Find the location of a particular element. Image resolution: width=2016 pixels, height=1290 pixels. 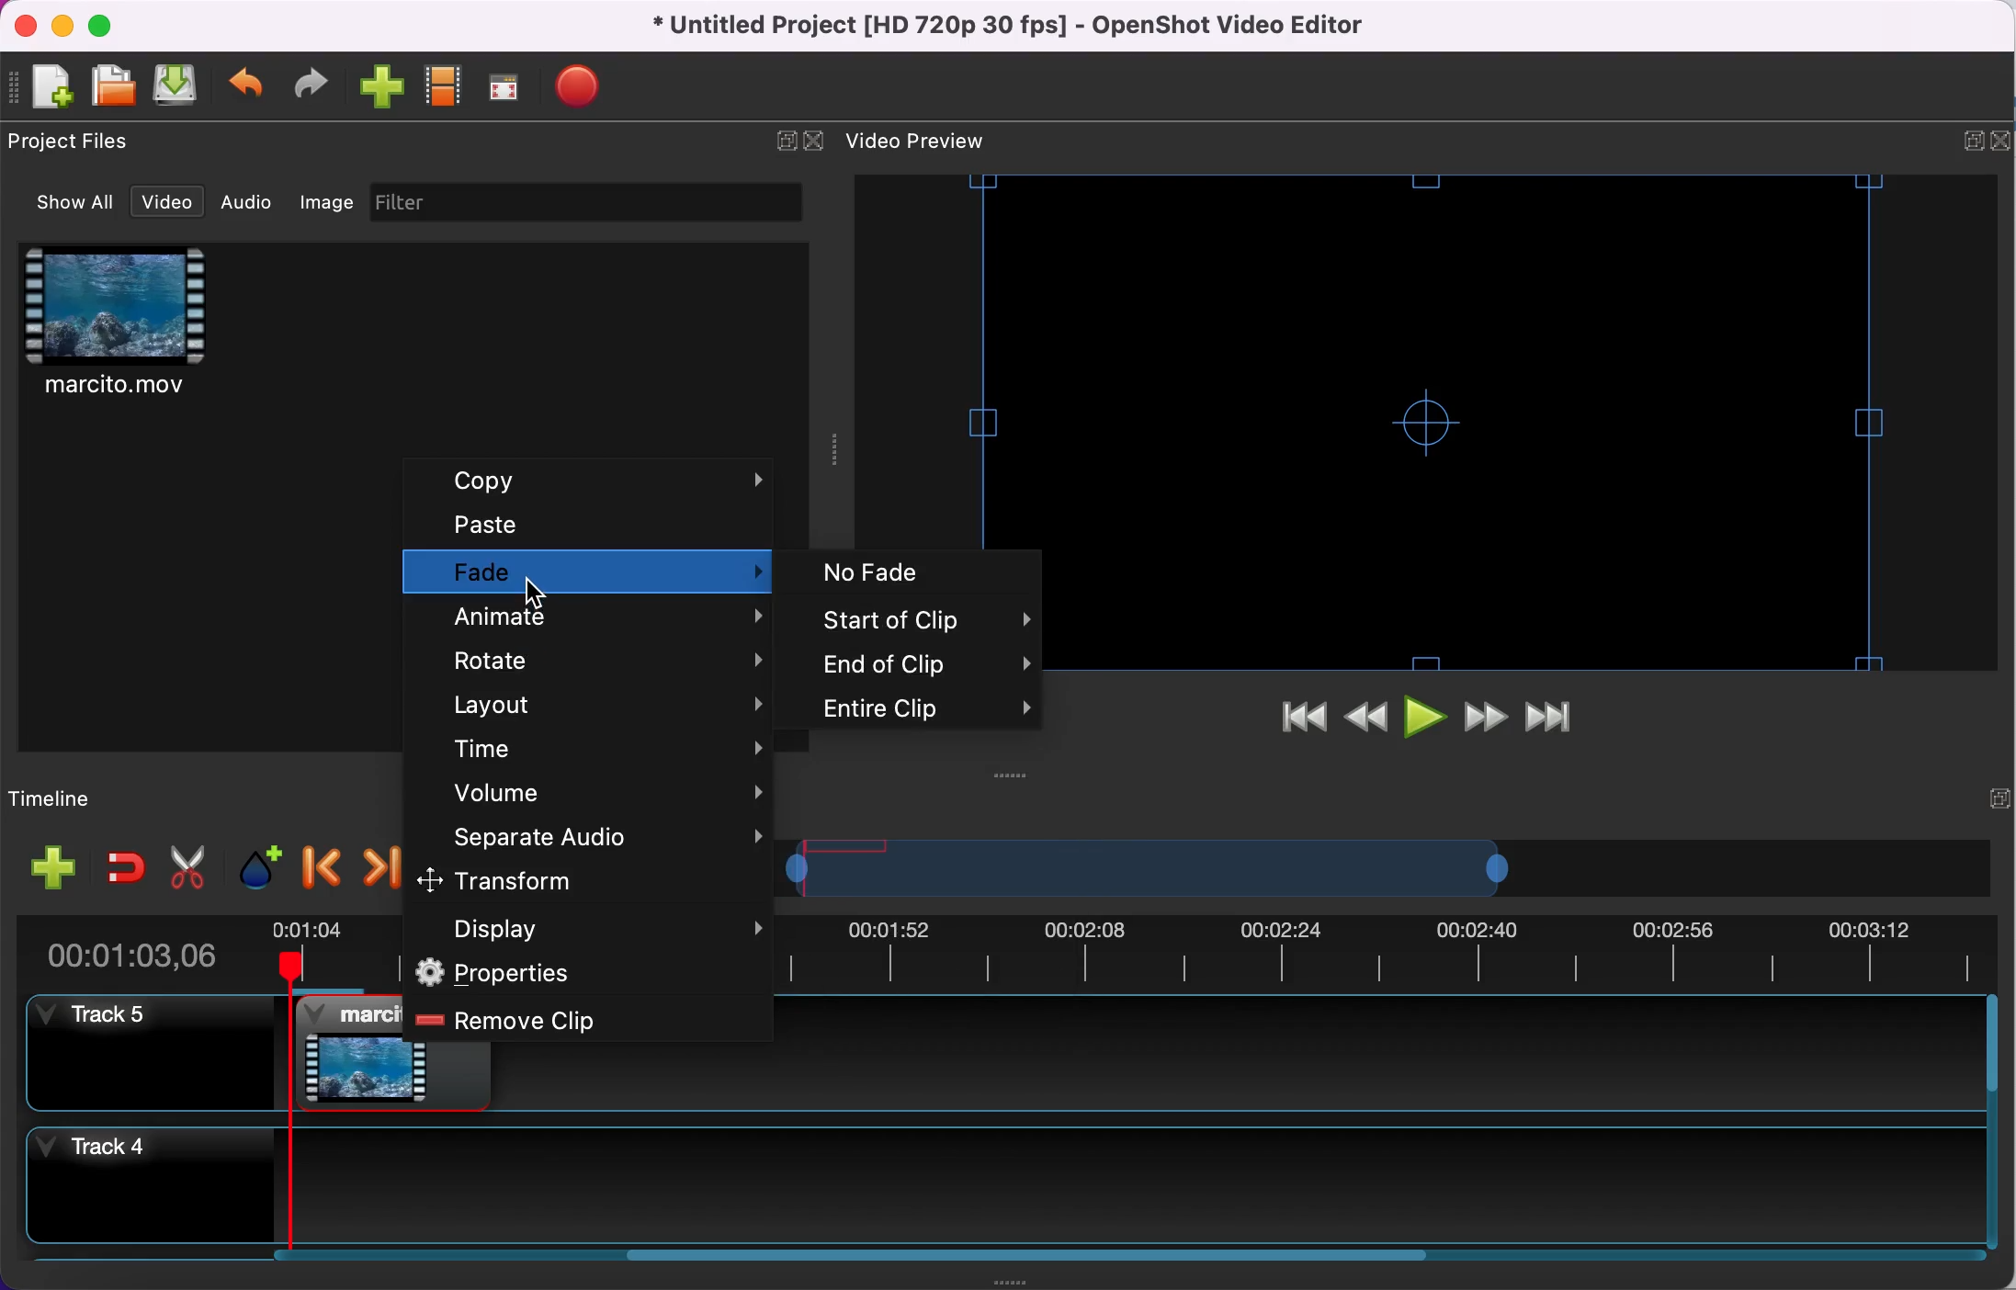

video preview is located at coordinates (1482, 424).